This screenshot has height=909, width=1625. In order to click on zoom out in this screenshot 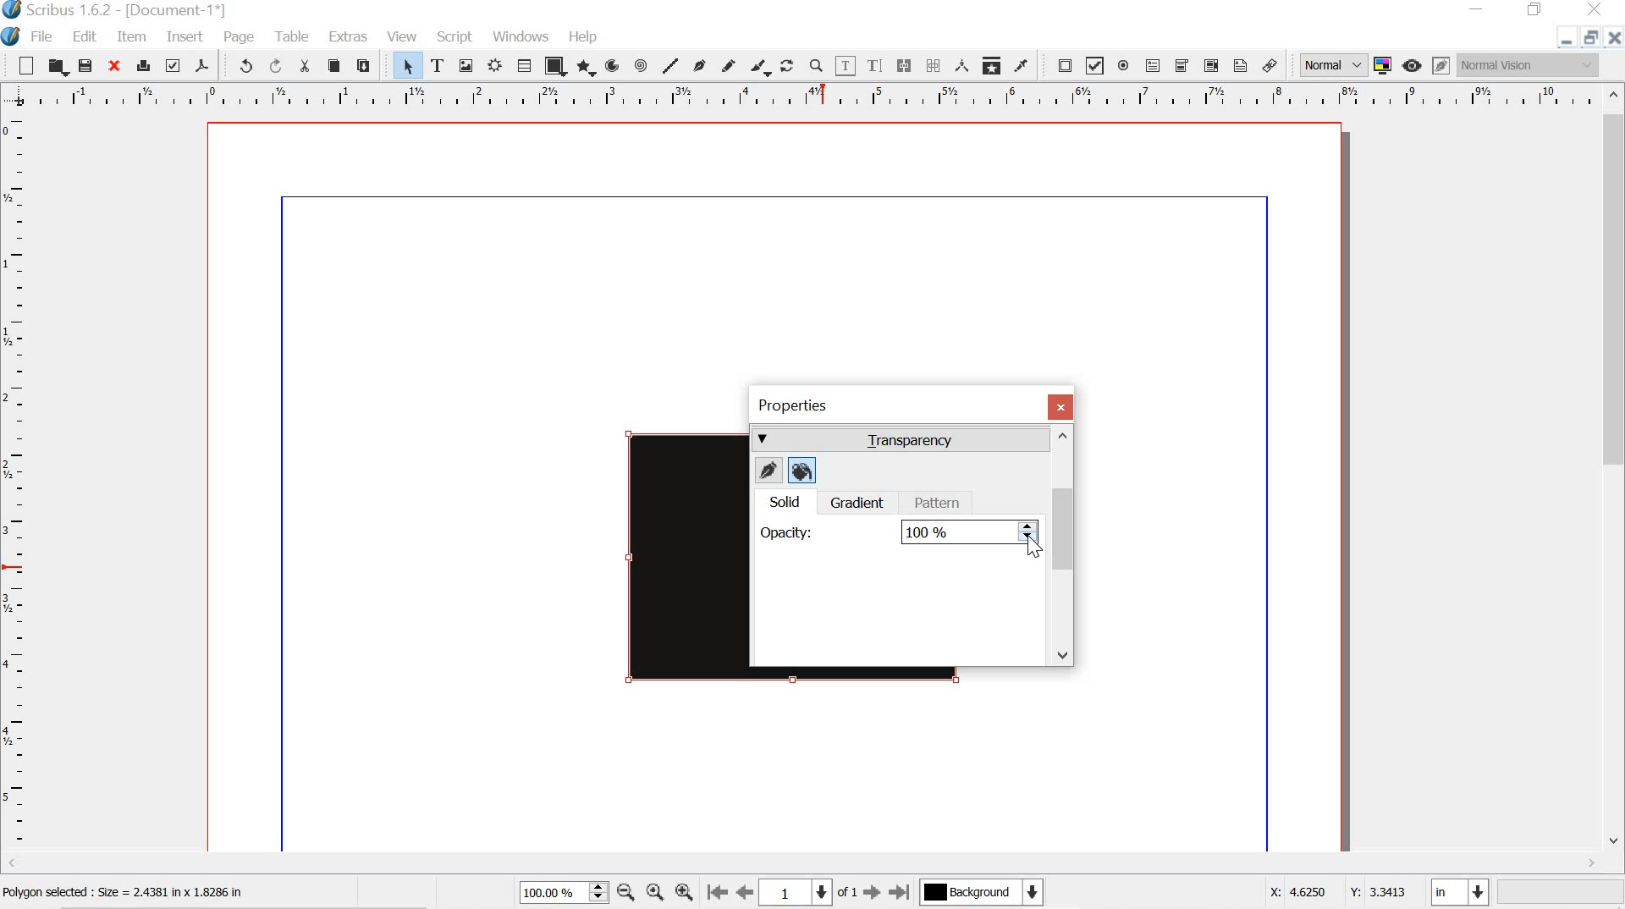, I will do `click(625, 894)`.